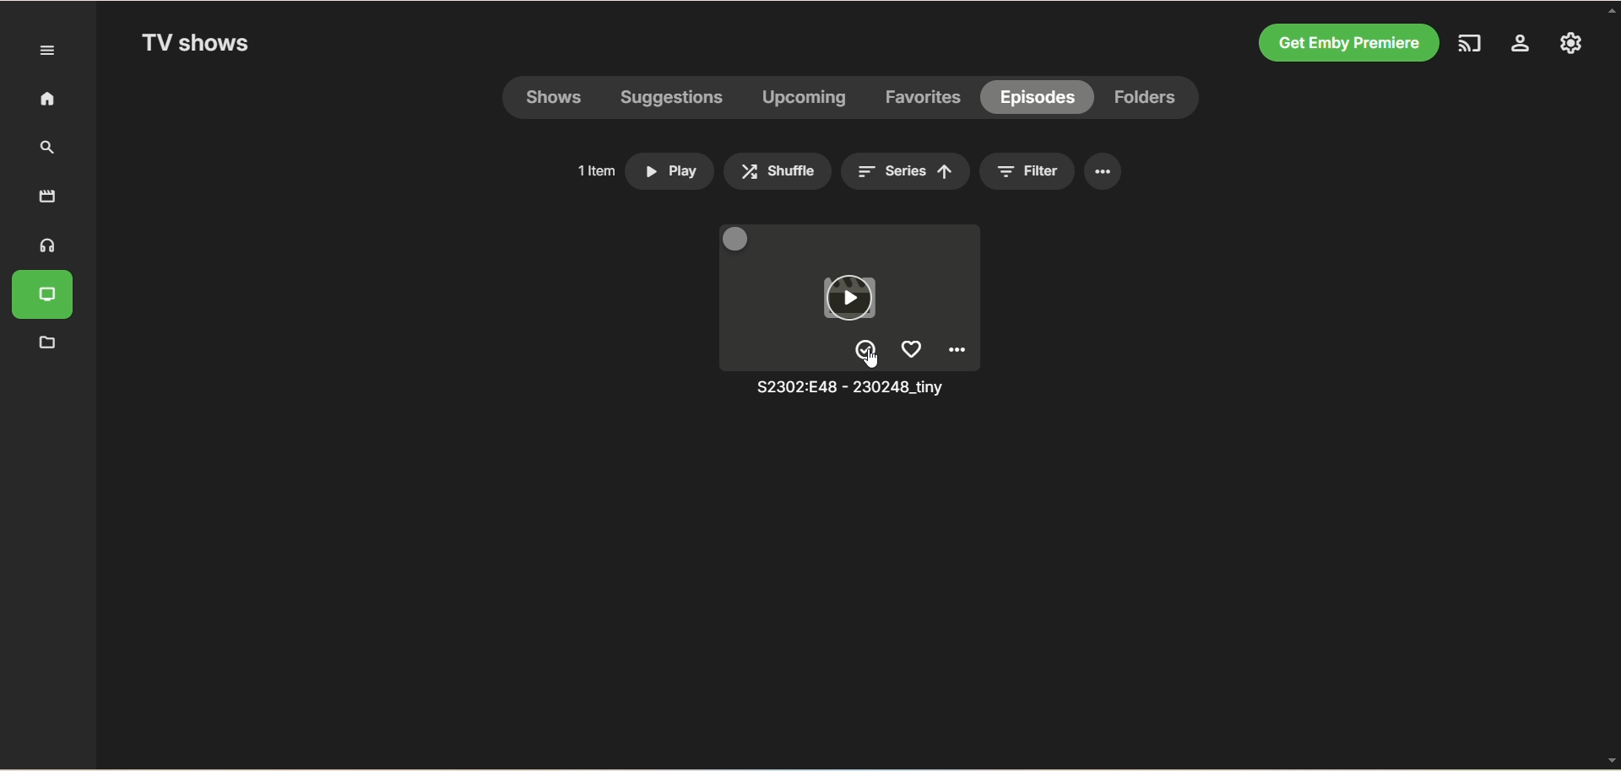 Image resolution: width=1621 pixels, height=771 pixels. I want to click on favorites, so click(925, 99).